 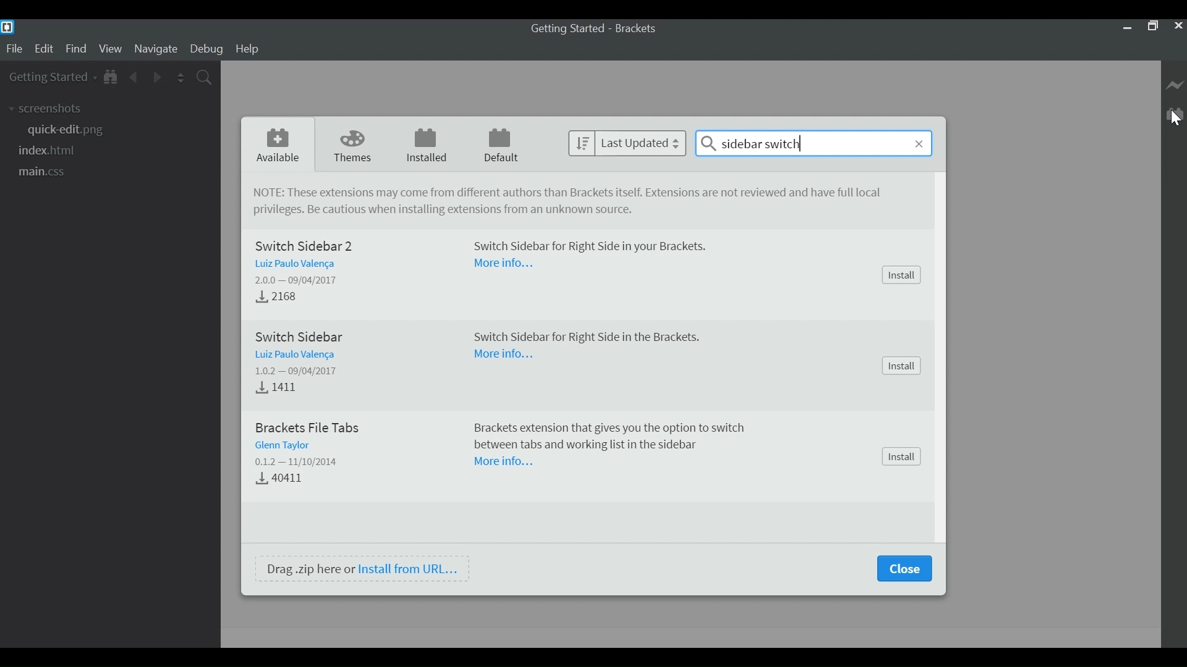 What do you see at coordinates (1127, 27) in the screenshot?
I see `minimize` at bounding box center [1127, 27].